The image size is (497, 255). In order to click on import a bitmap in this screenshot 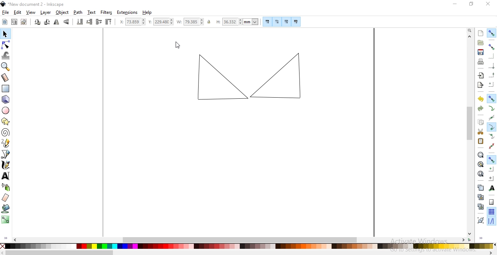, I will do `click(481, 75)`.